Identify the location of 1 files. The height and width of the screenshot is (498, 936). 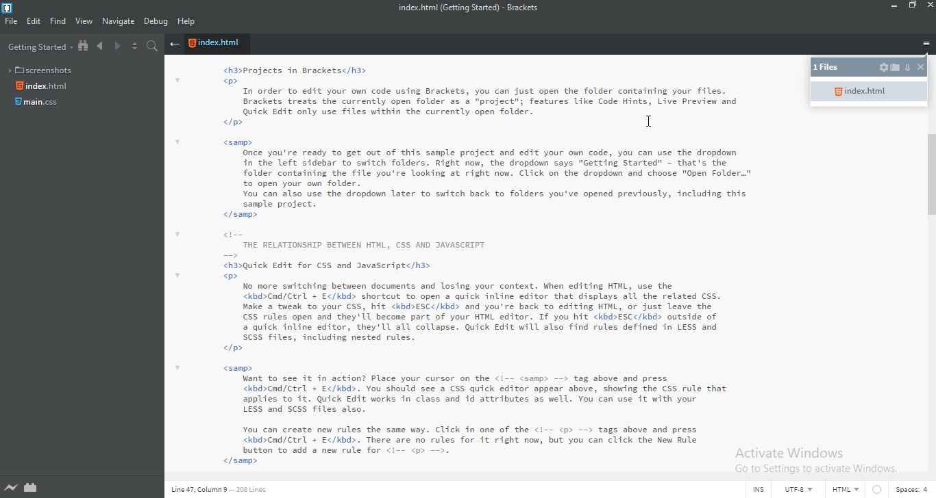
(830, 67).